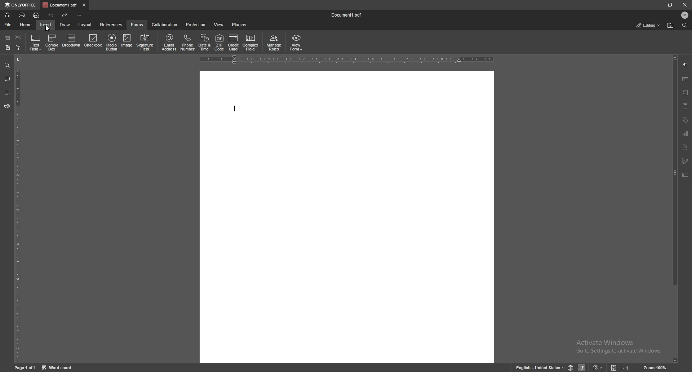 The image size is (692, 372). What do you see at coordinates (8, 66) in the screenshot?
I see `find` at bounding box center [8, 66].